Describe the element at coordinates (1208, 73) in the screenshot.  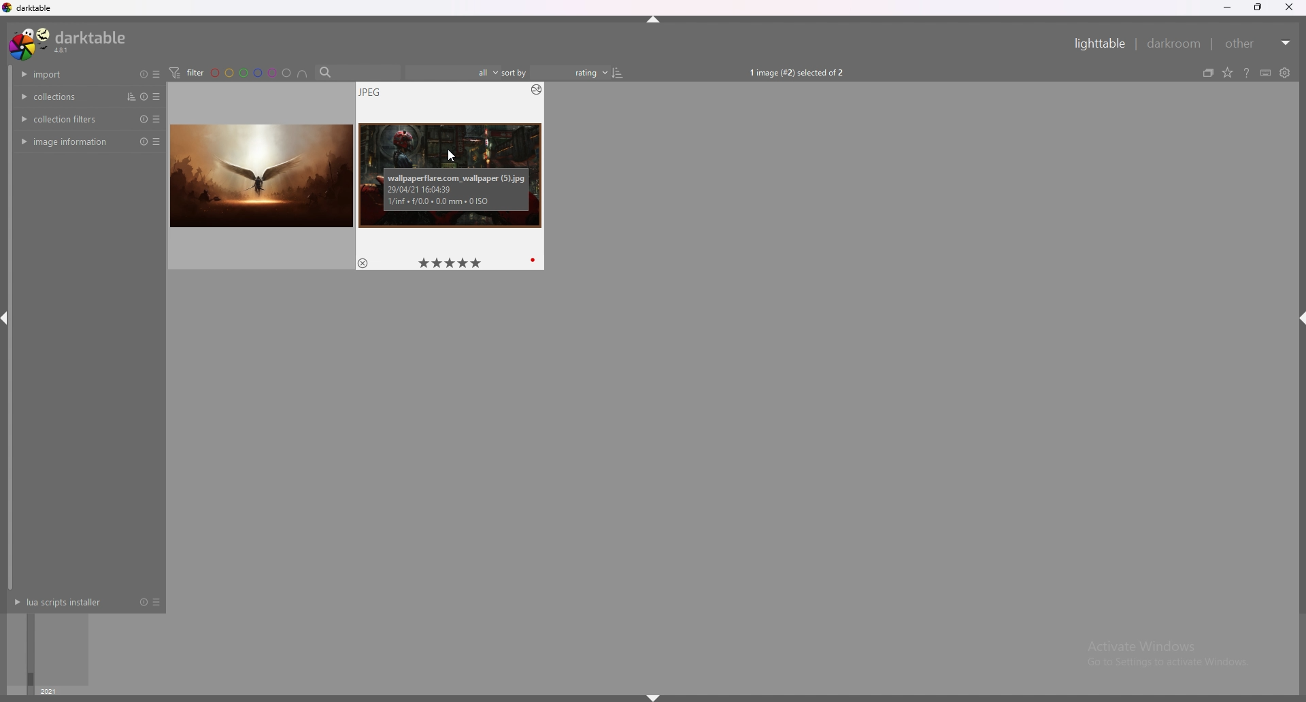
I see `collapse grouped images` at that location.